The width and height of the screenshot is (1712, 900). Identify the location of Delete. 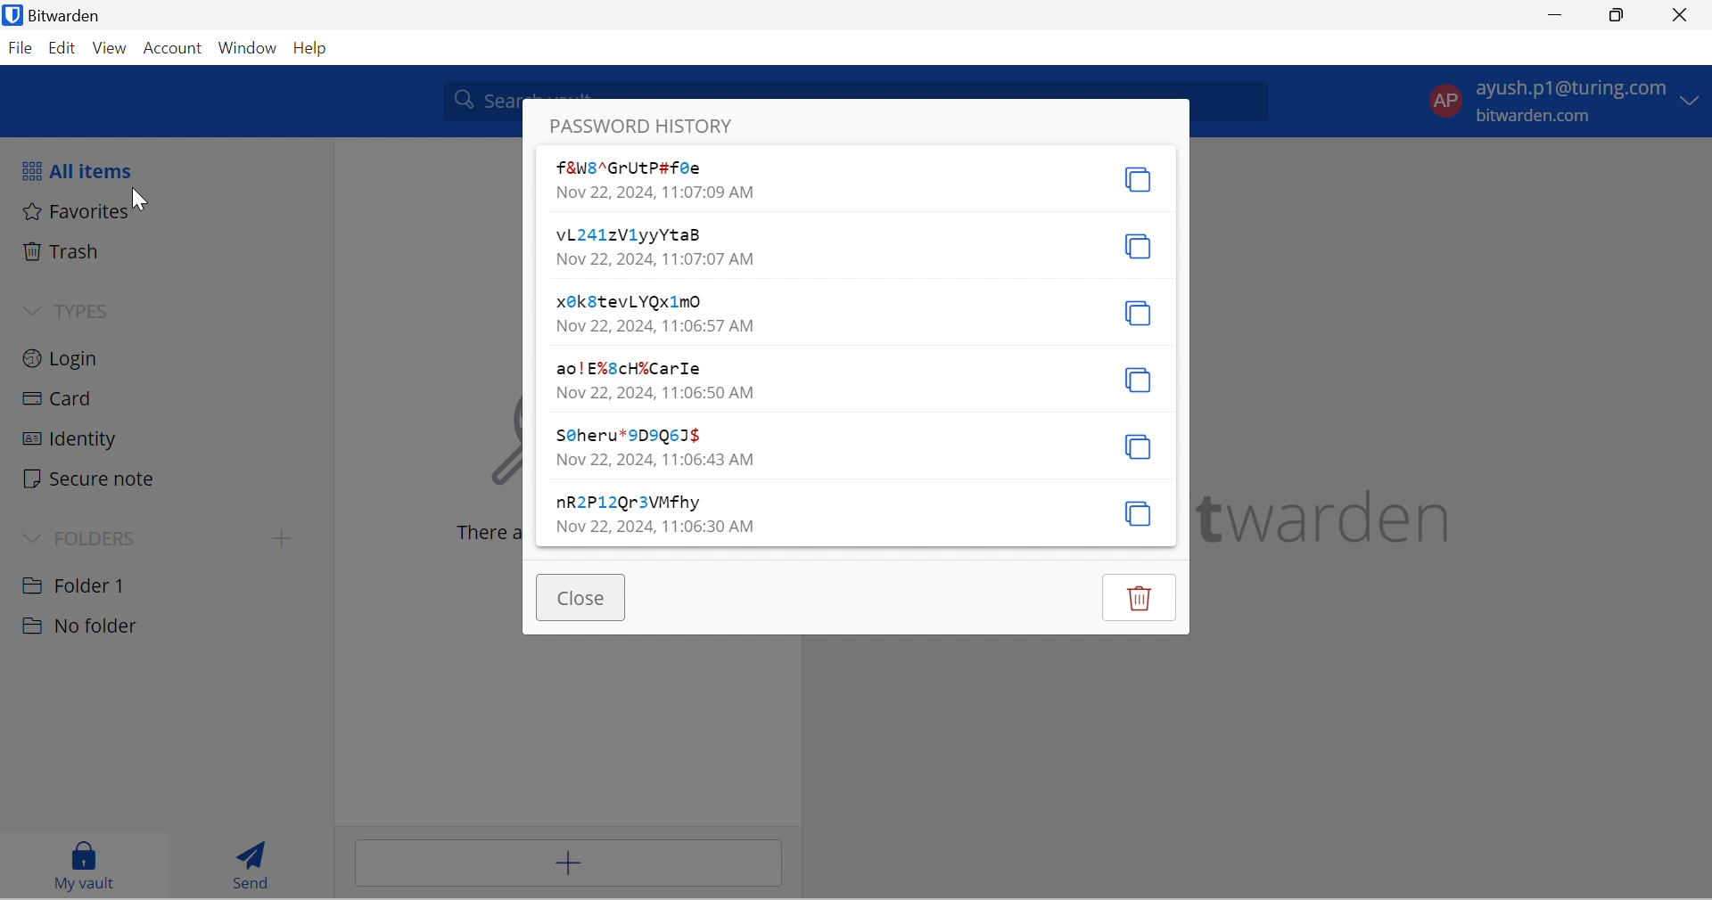
(1142, 597).